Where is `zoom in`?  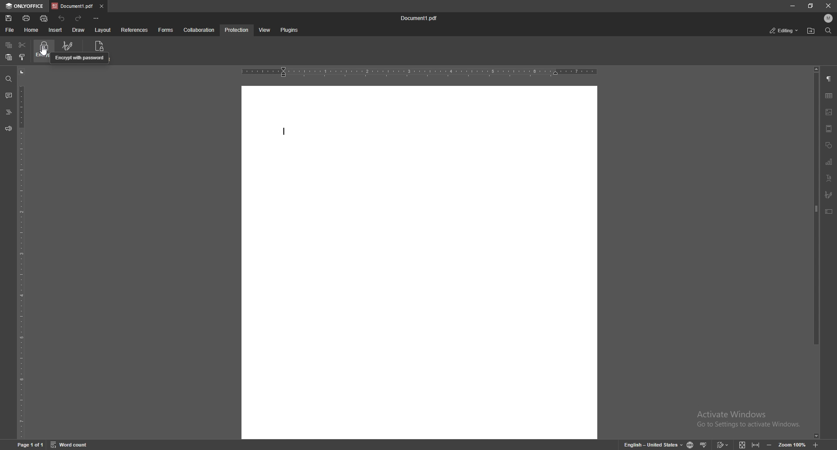
zoom in is located at coordinates (817, 444).